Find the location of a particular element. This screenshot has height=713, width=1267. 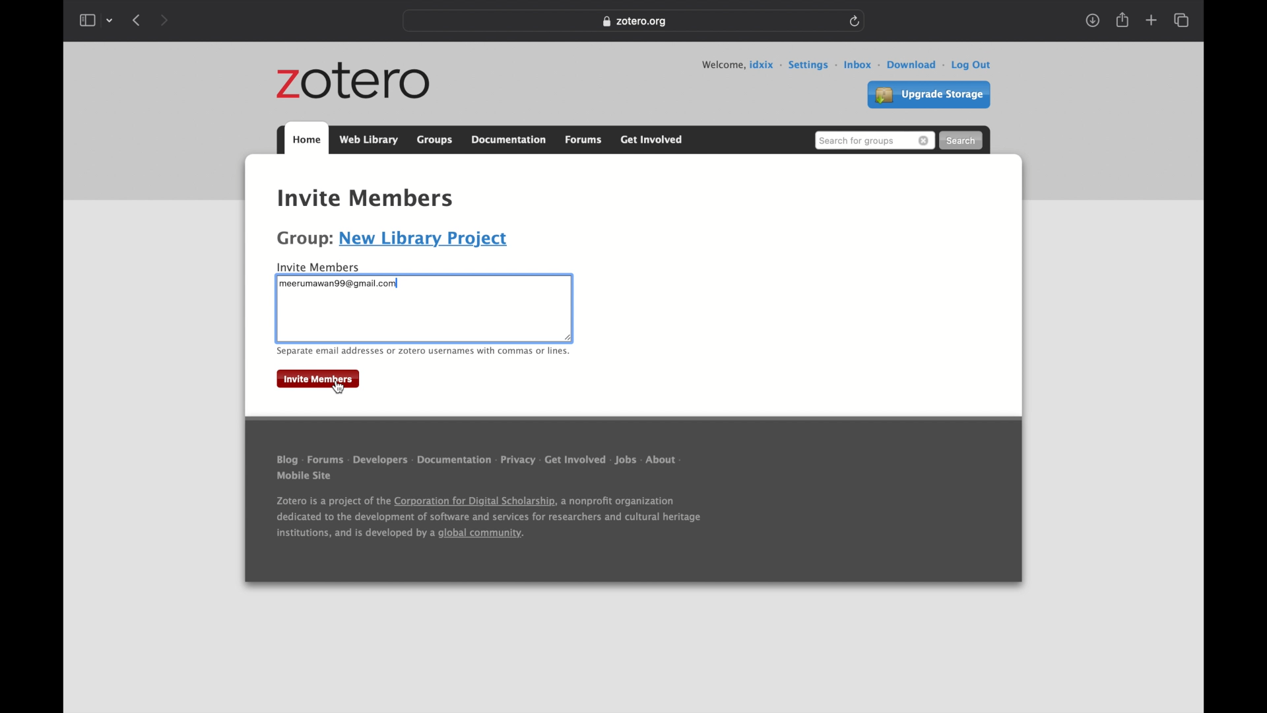

user id is located at coordinates (765, 64).